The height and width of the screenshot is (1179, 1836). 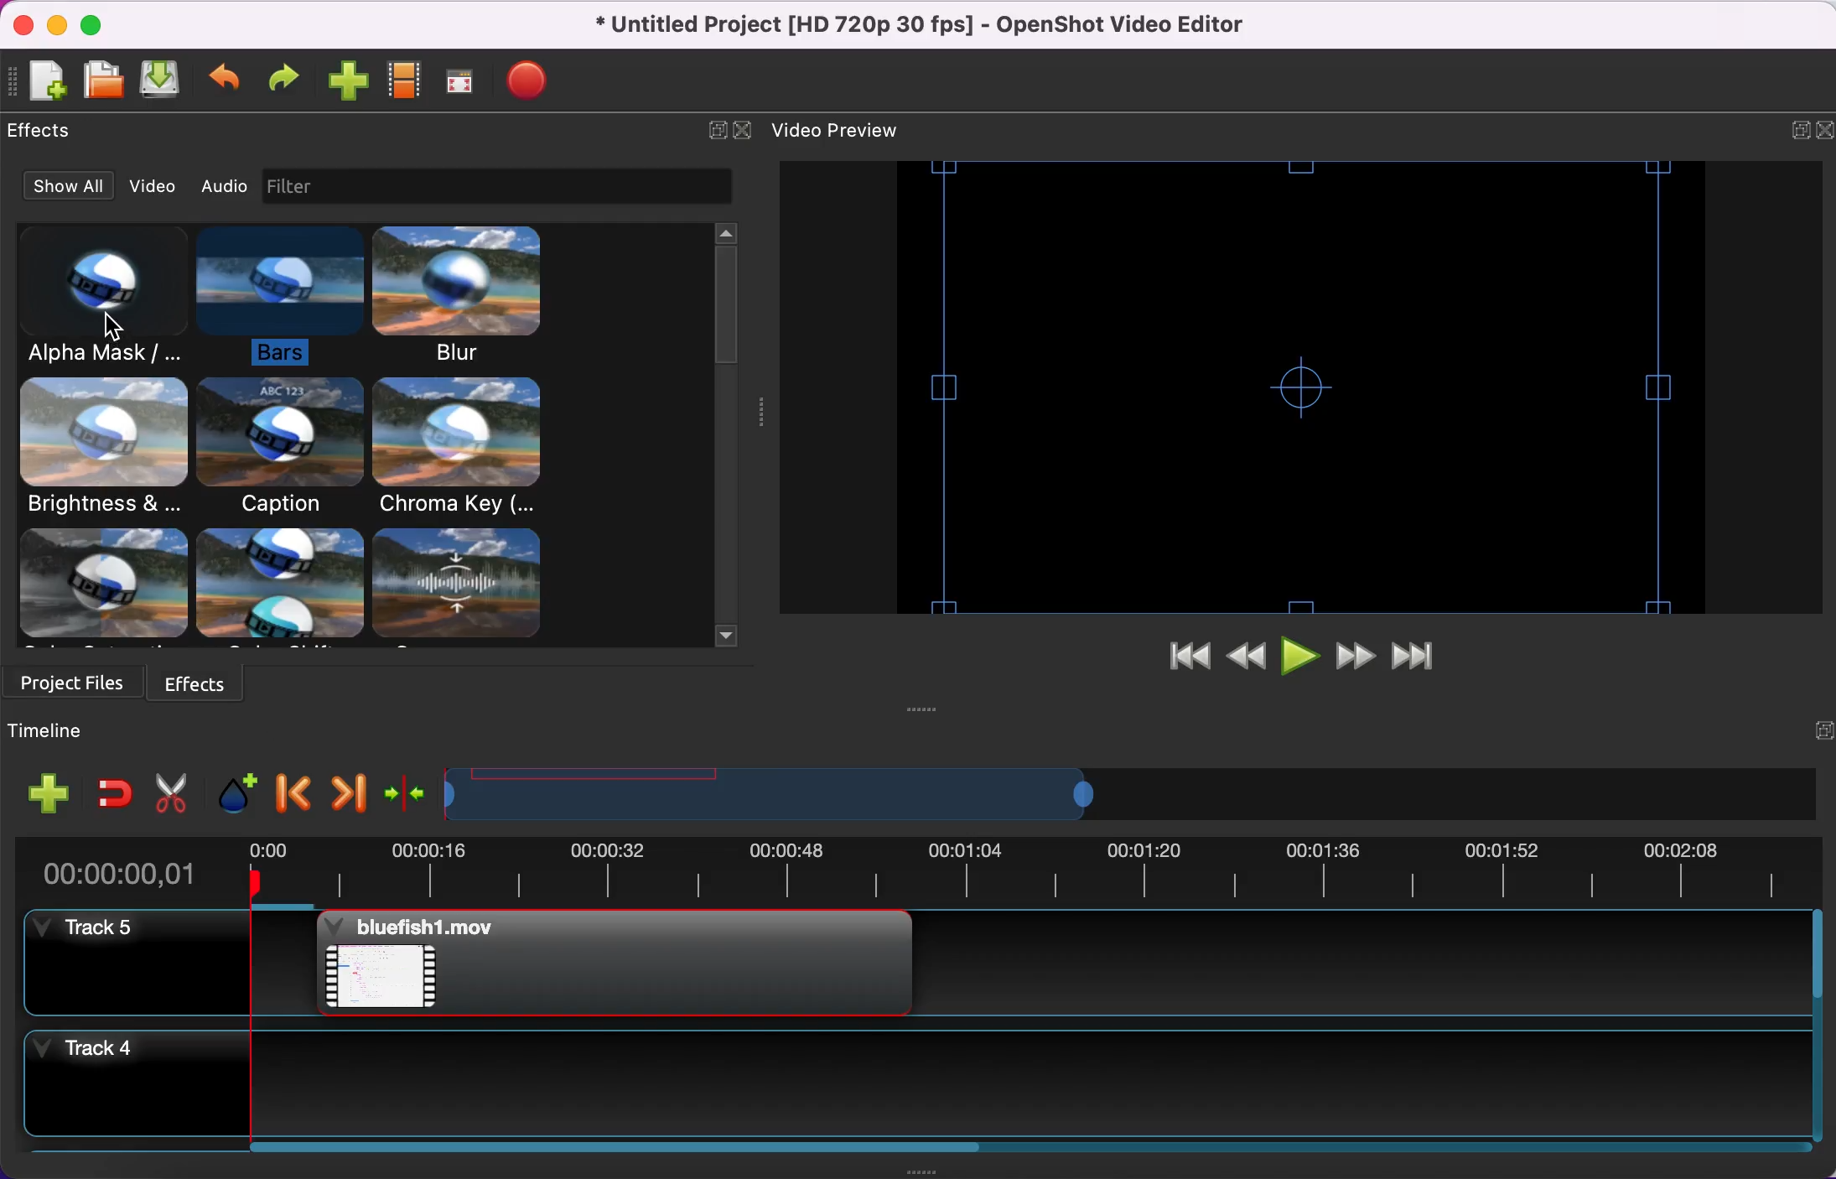 I want to click on next marker, so click(x=345, y=792).